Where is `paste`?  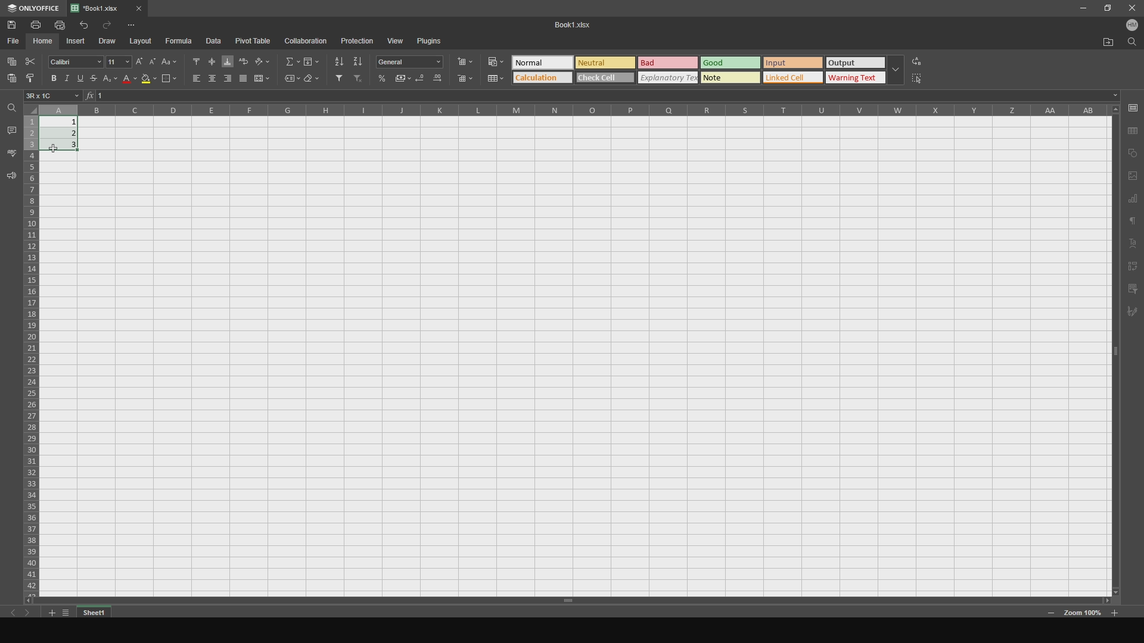
paste is located at coordinates (10, 82).